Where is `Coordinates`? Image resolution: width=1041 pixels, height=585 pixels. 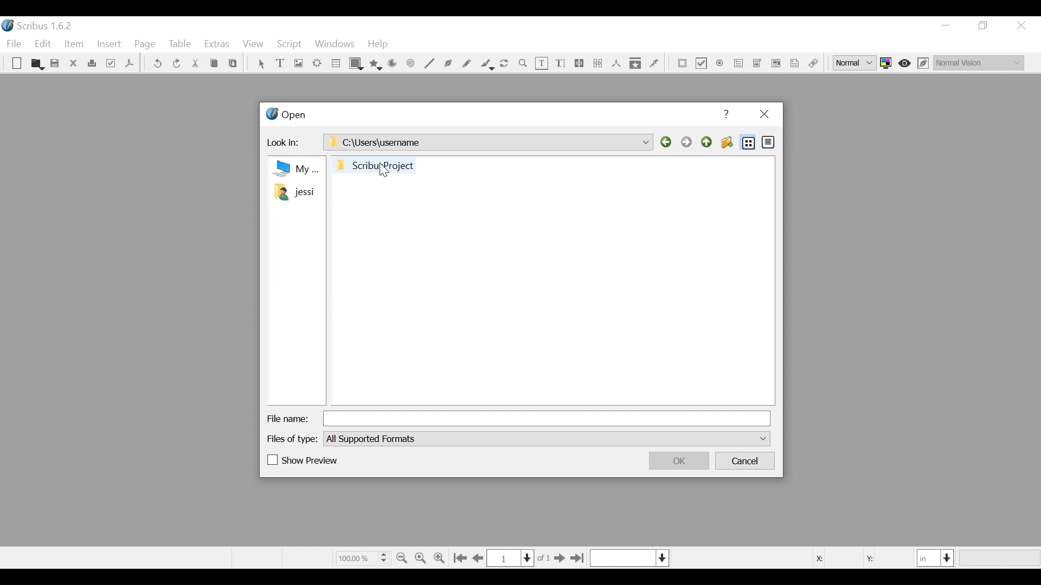
Coordinates is located at coordinates (856, 557).